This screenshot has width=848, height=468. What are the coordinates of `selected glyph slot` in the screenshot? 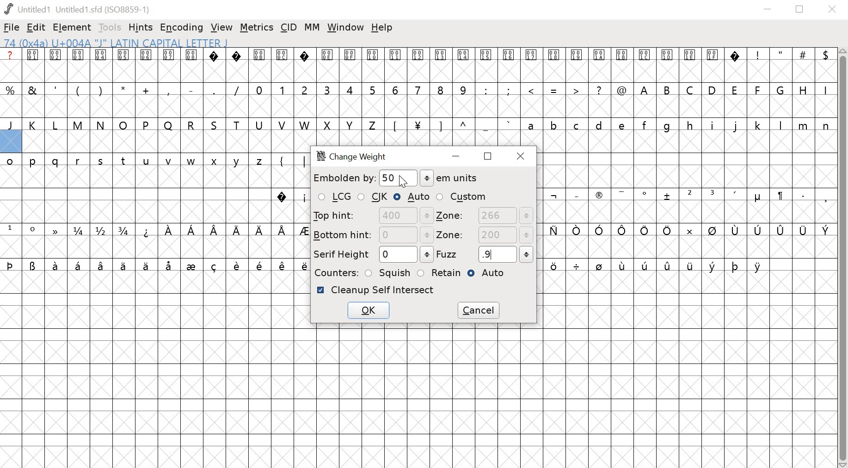 It's located at (11, 142).